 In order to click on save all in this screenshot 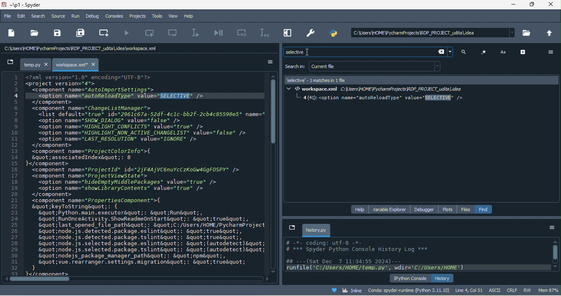, I will do `click(82, 33)`.